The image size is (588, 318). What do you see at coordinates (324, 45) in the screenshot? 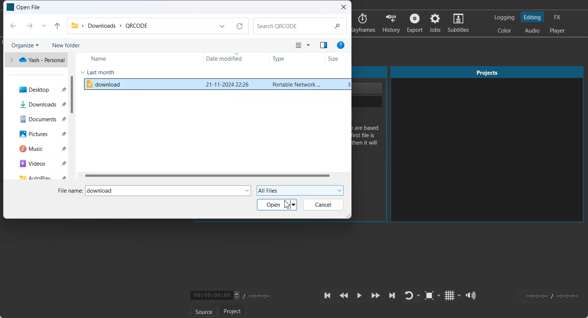
I see `Show the preview pane` at bounding box center [324, 45].